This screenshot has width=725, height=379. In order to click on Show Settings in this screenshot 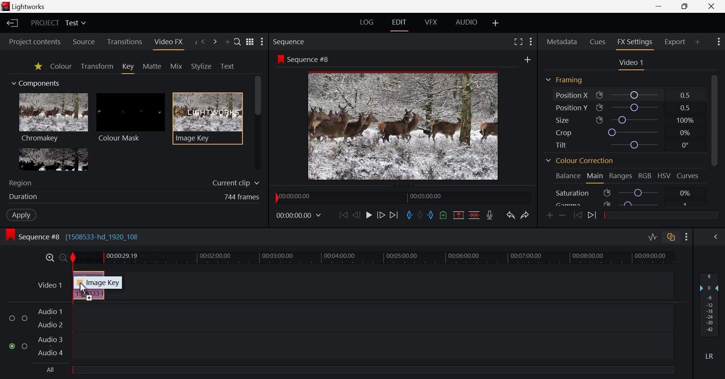, I will do `click(685, 236)`.